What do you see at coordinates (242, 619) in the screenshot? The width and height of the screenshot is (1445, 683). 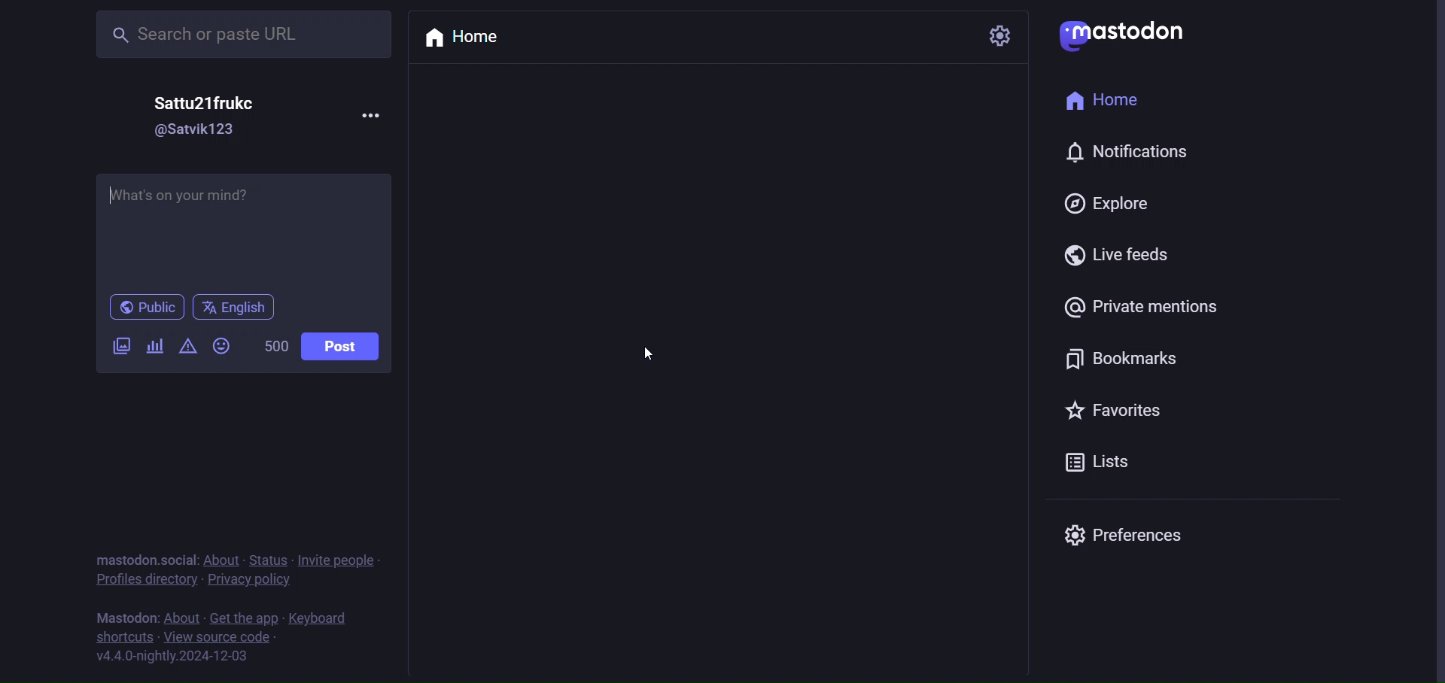 I see `get the app` at bounding box center [242, 619].